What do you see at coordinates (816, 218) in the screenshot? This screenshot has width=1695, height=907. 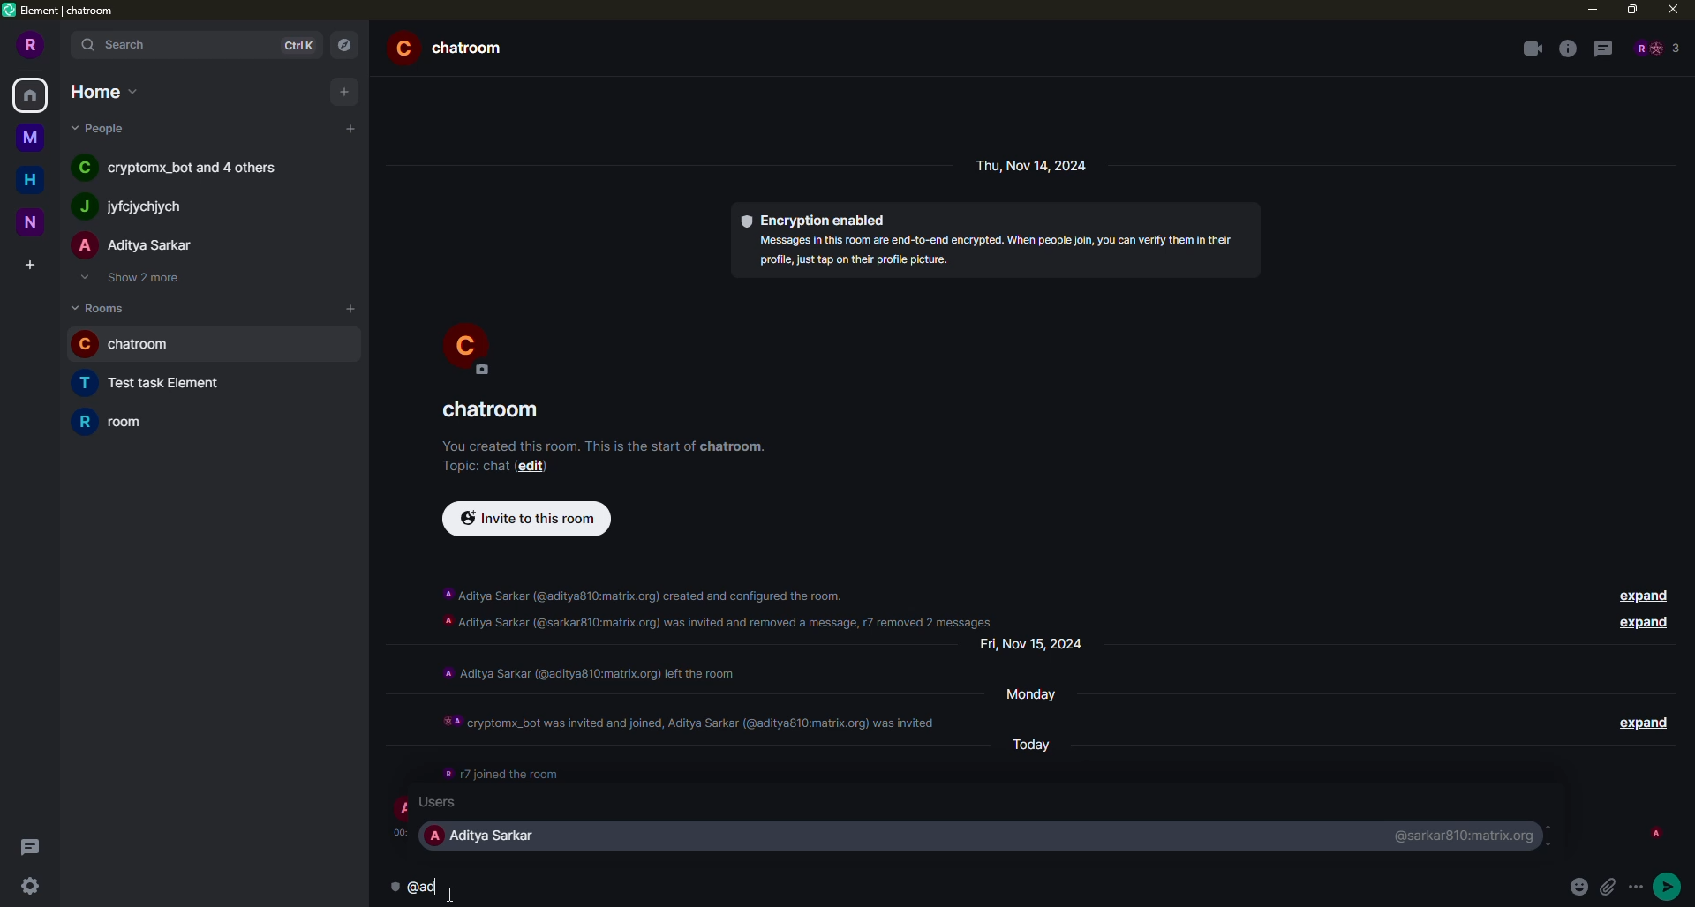 I see `encryption enabled` at bounding box center [816, 218].